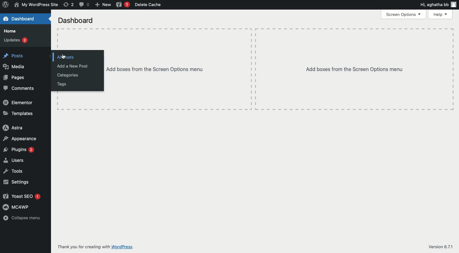 The width and height of the screenshot is (459, 253). Describe the element at coordinates (440, 15) in the screenshot. I see `Help` at that location.